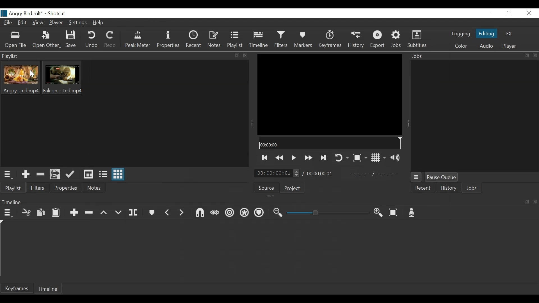 The width and height of the screenshot is (539, 303). What do you see at coordinates (169, 40) in the screenshot?
I see `Properties` at bounding box center [169, 40].